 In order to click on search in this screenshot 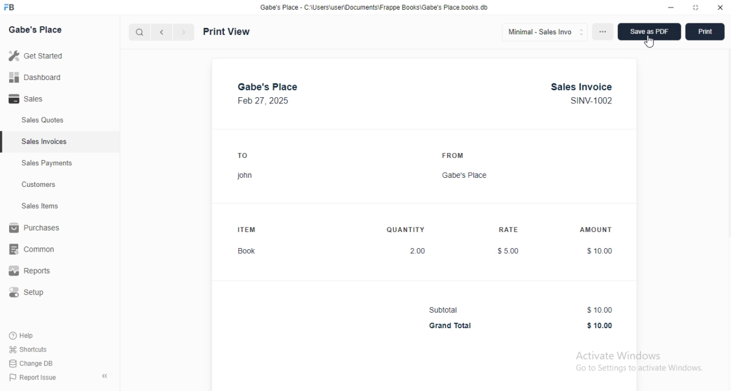, I will do `click(139, 32)`.